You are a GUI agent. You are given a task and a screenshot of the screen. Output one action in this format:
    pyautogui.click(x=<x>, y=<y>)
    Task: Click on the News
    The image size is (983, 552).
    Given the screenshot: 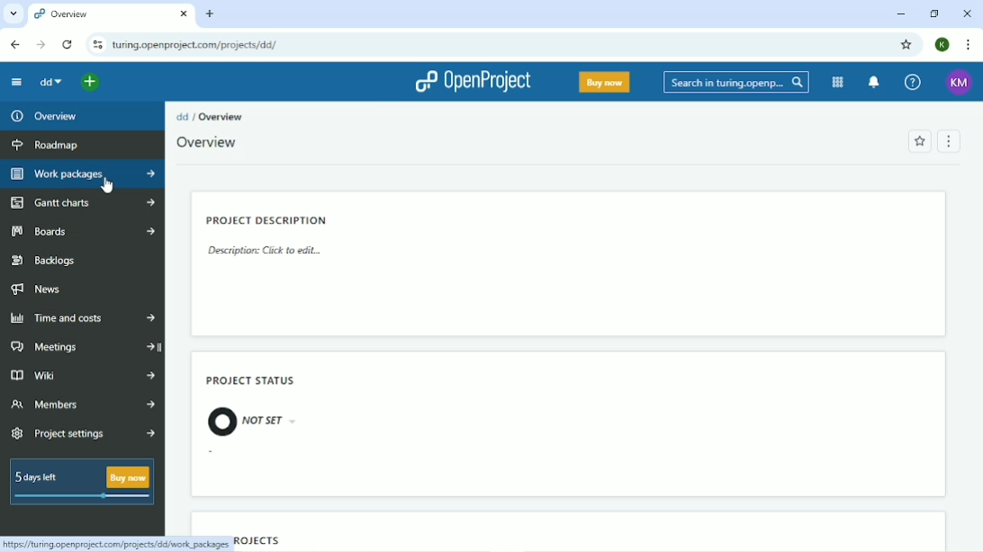 What is the action you would take?
    pyautogui.click(x=40, y=289)
    